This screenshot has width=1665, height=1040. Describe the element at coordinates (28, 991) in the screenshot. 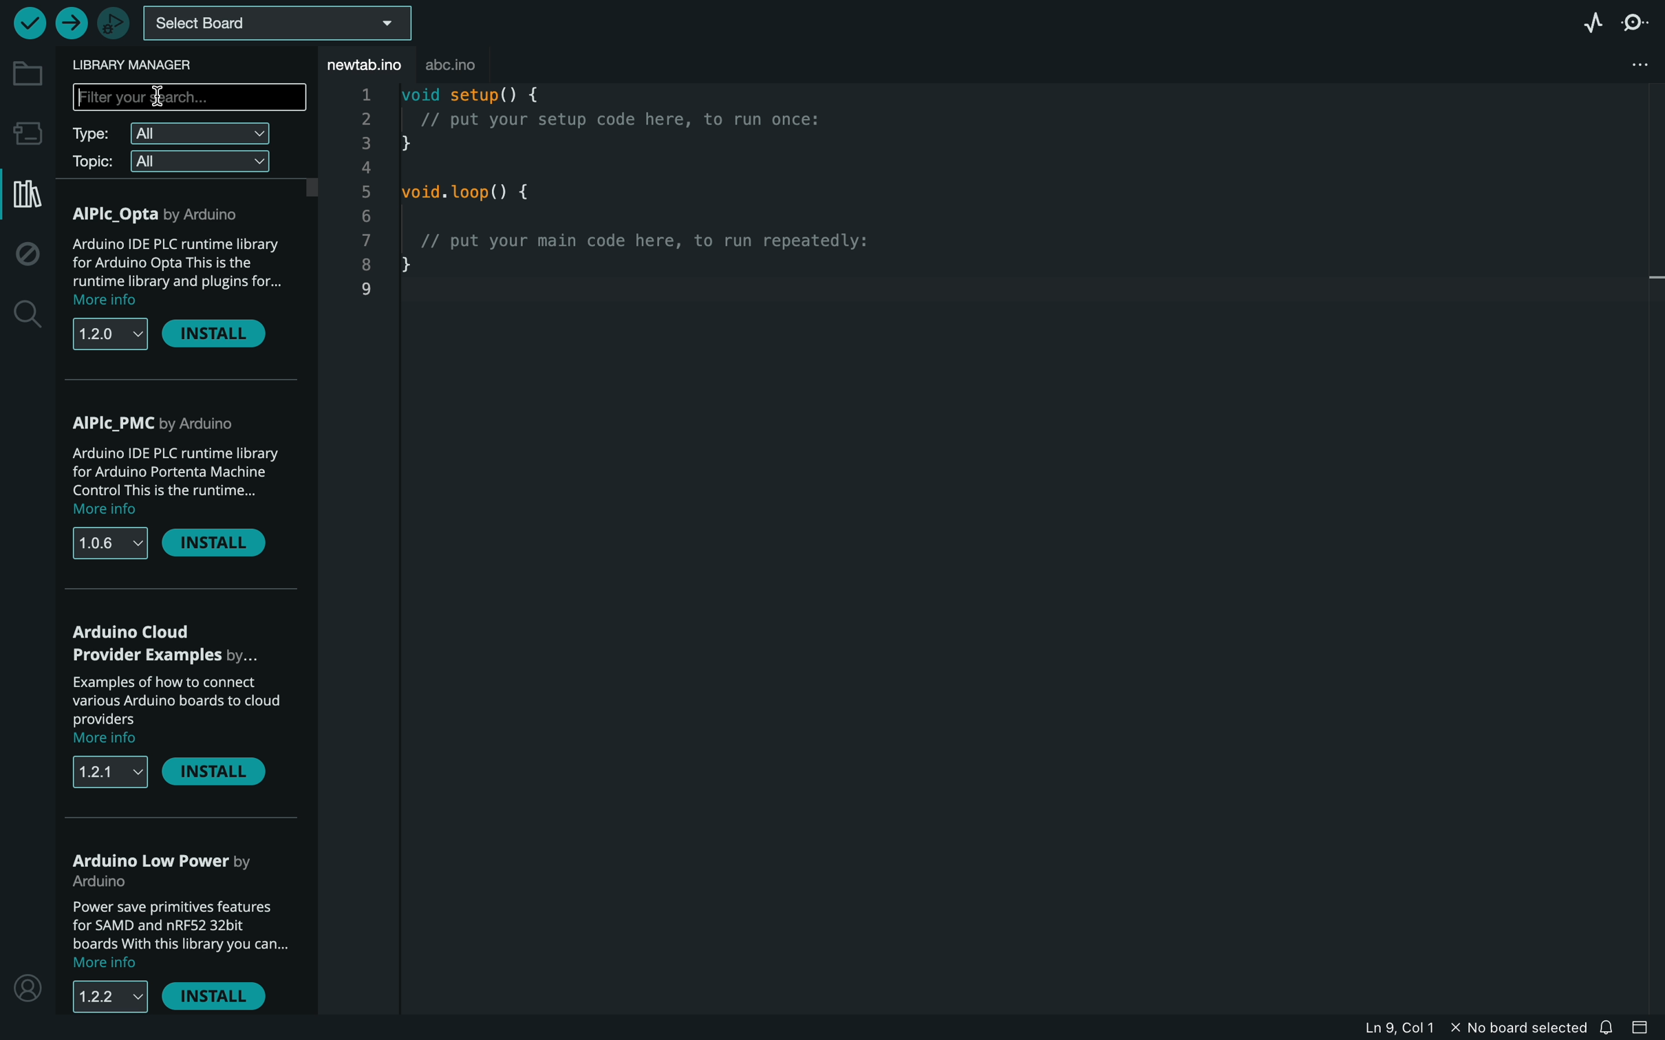

I see `profile` at that location.